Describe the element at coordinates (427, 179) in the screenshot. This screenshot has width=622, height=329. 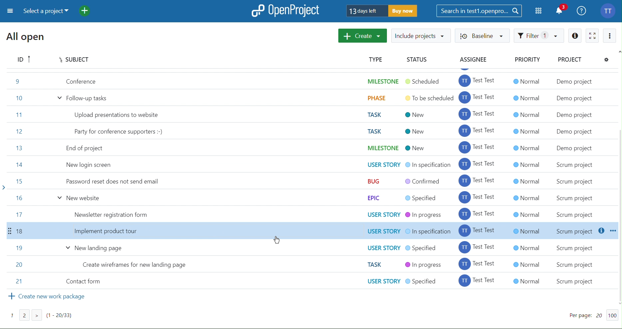
I see `Status of Work Packages` at that location.